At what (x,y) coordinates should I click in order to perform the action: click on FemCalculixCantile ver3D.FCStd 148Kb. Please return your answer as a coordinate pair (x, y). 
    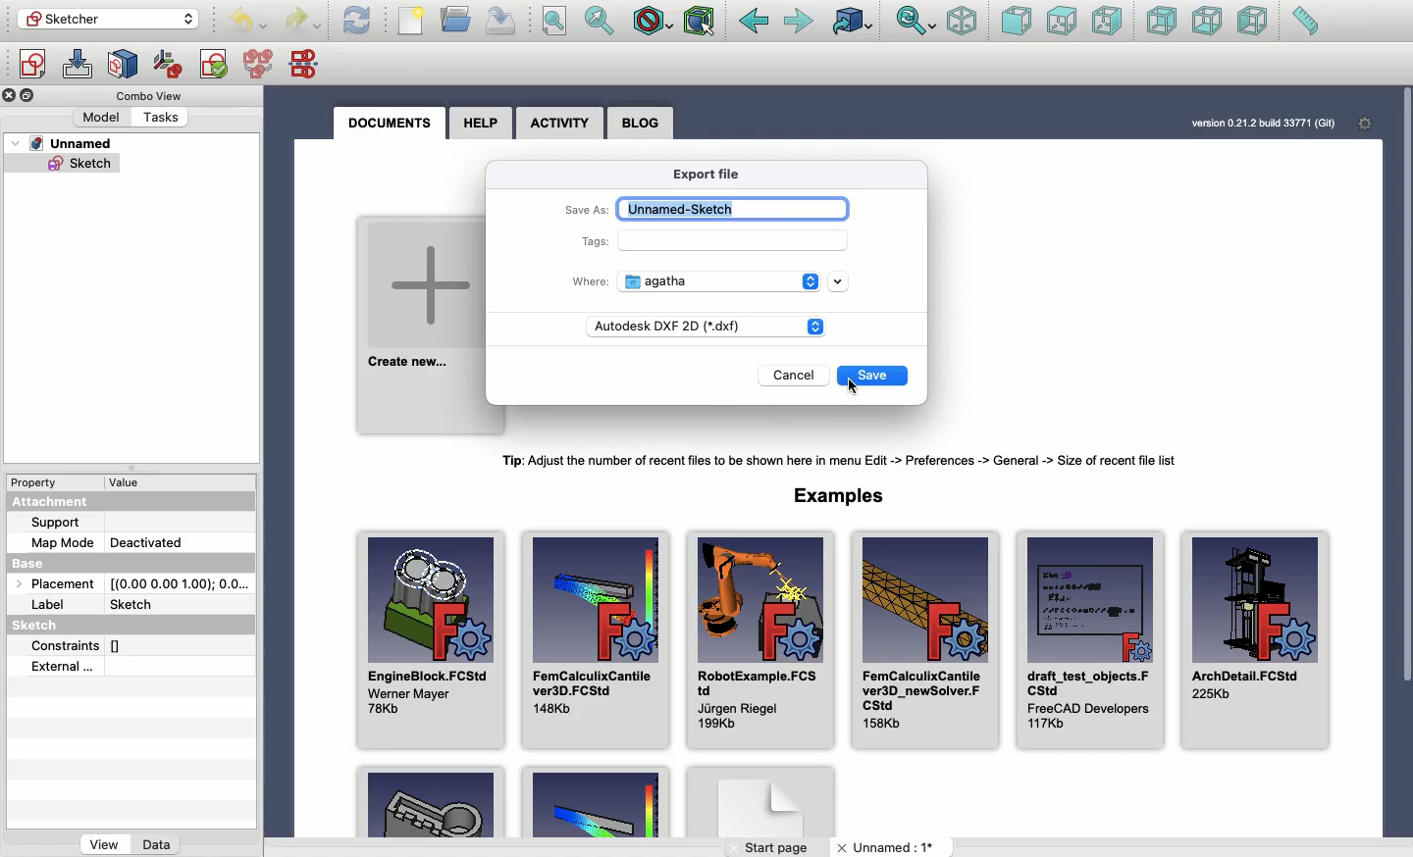
    Looking at the image, I should click on (597, 640).